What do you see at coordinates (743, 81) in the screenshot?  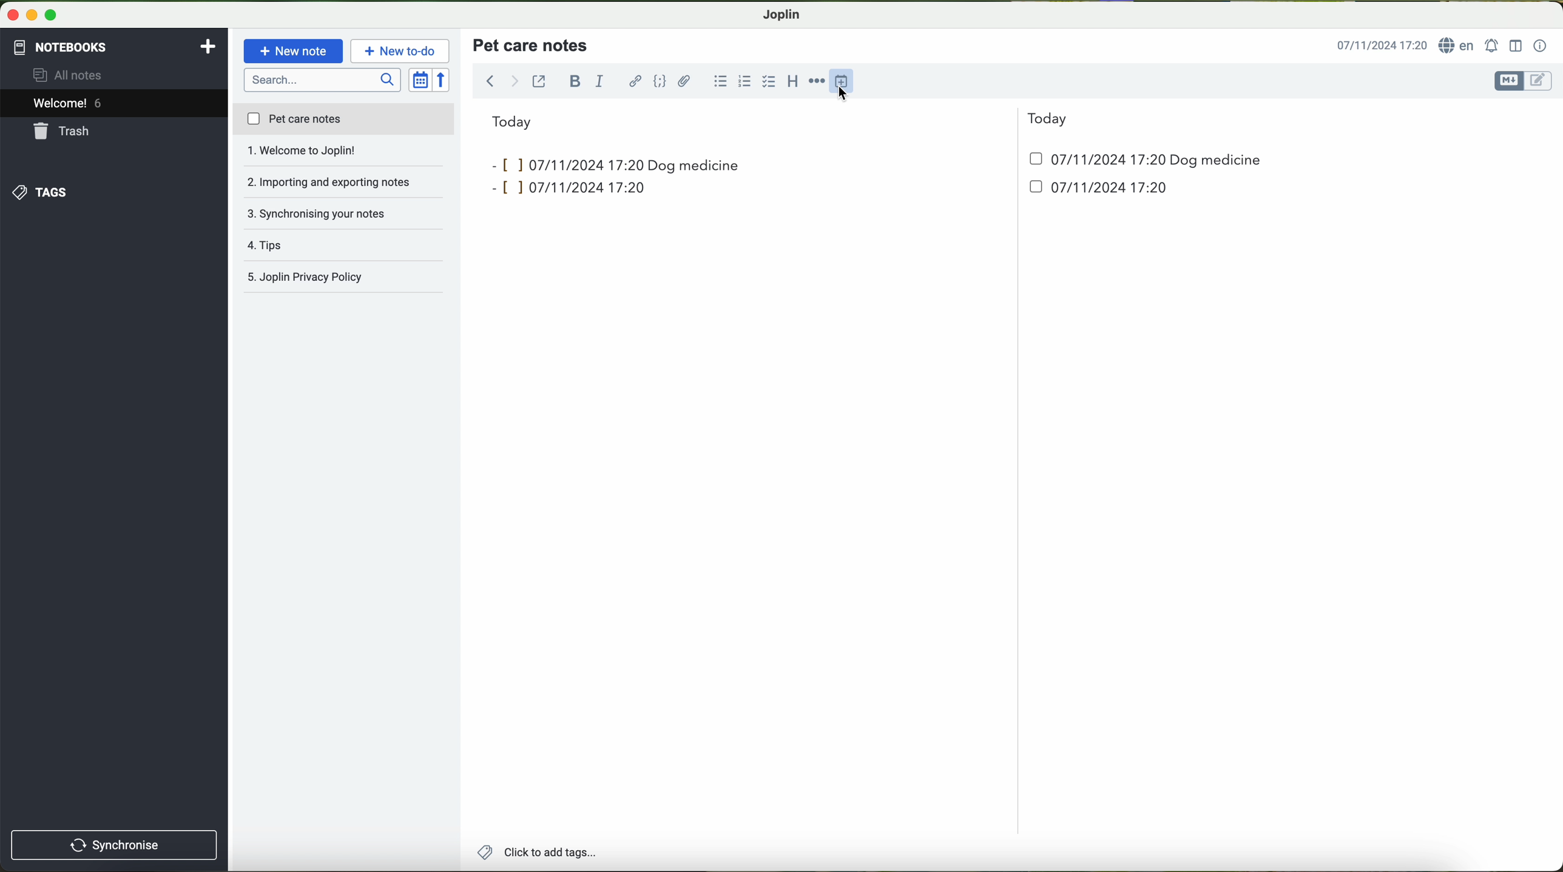 I see `numbered list` at bounding box center [743, 81].